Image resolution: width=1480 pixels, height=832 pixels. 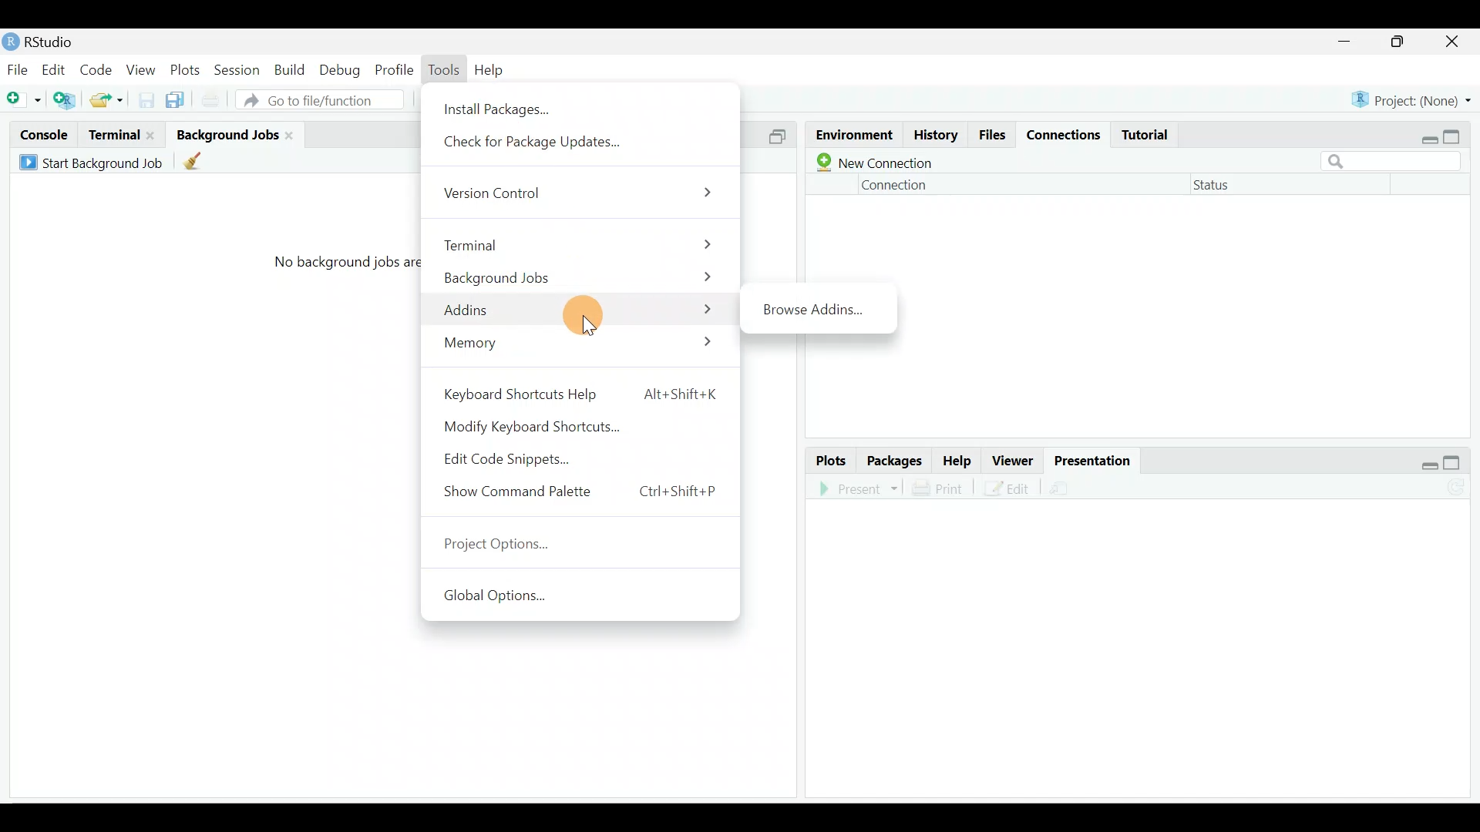 What do you see at coordinates (1008, 489) in the screenshot?
I see `Edit` at bounding box center [1008, 489].